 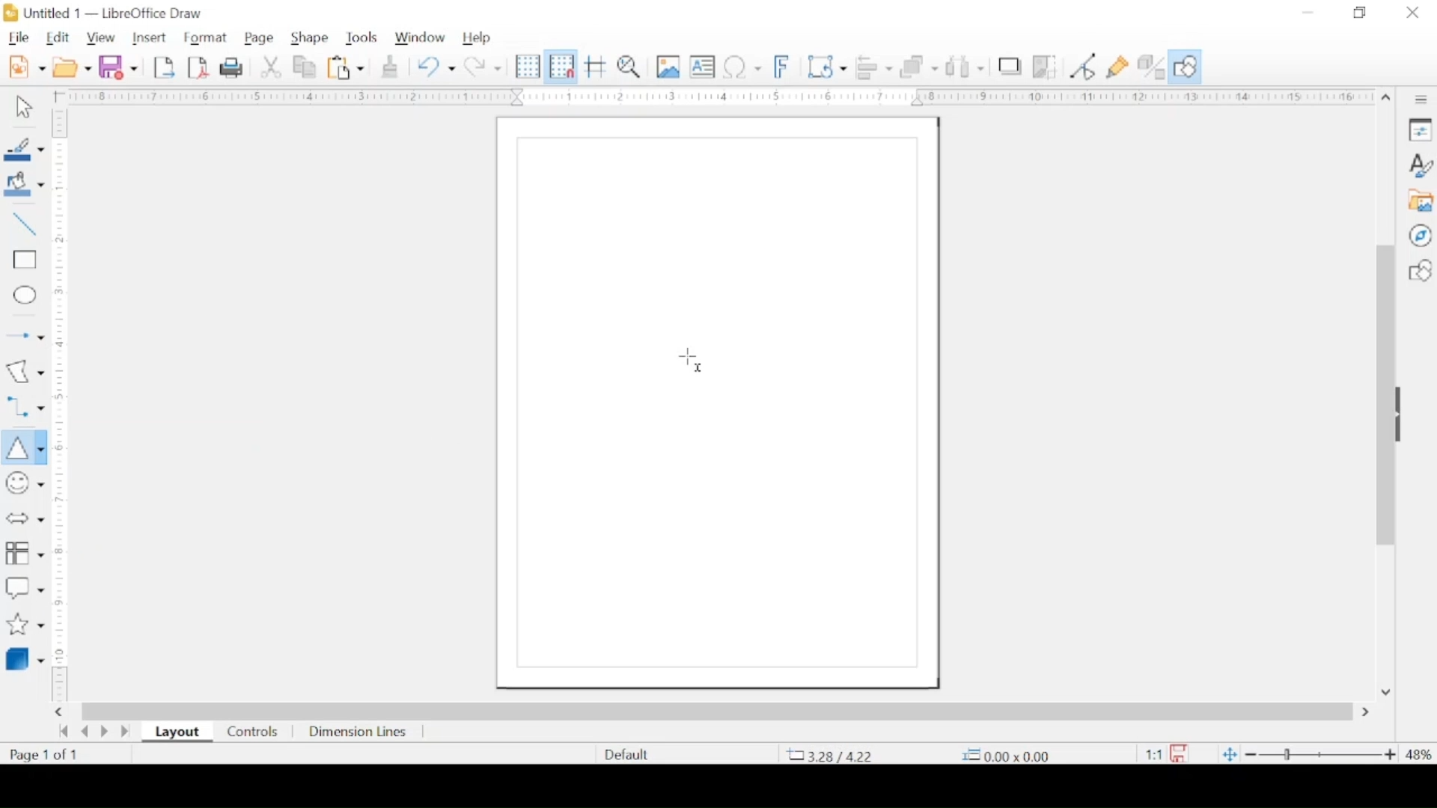 I want to click on untitled 1 - libreoffice draw, so click(x=109, y=13).